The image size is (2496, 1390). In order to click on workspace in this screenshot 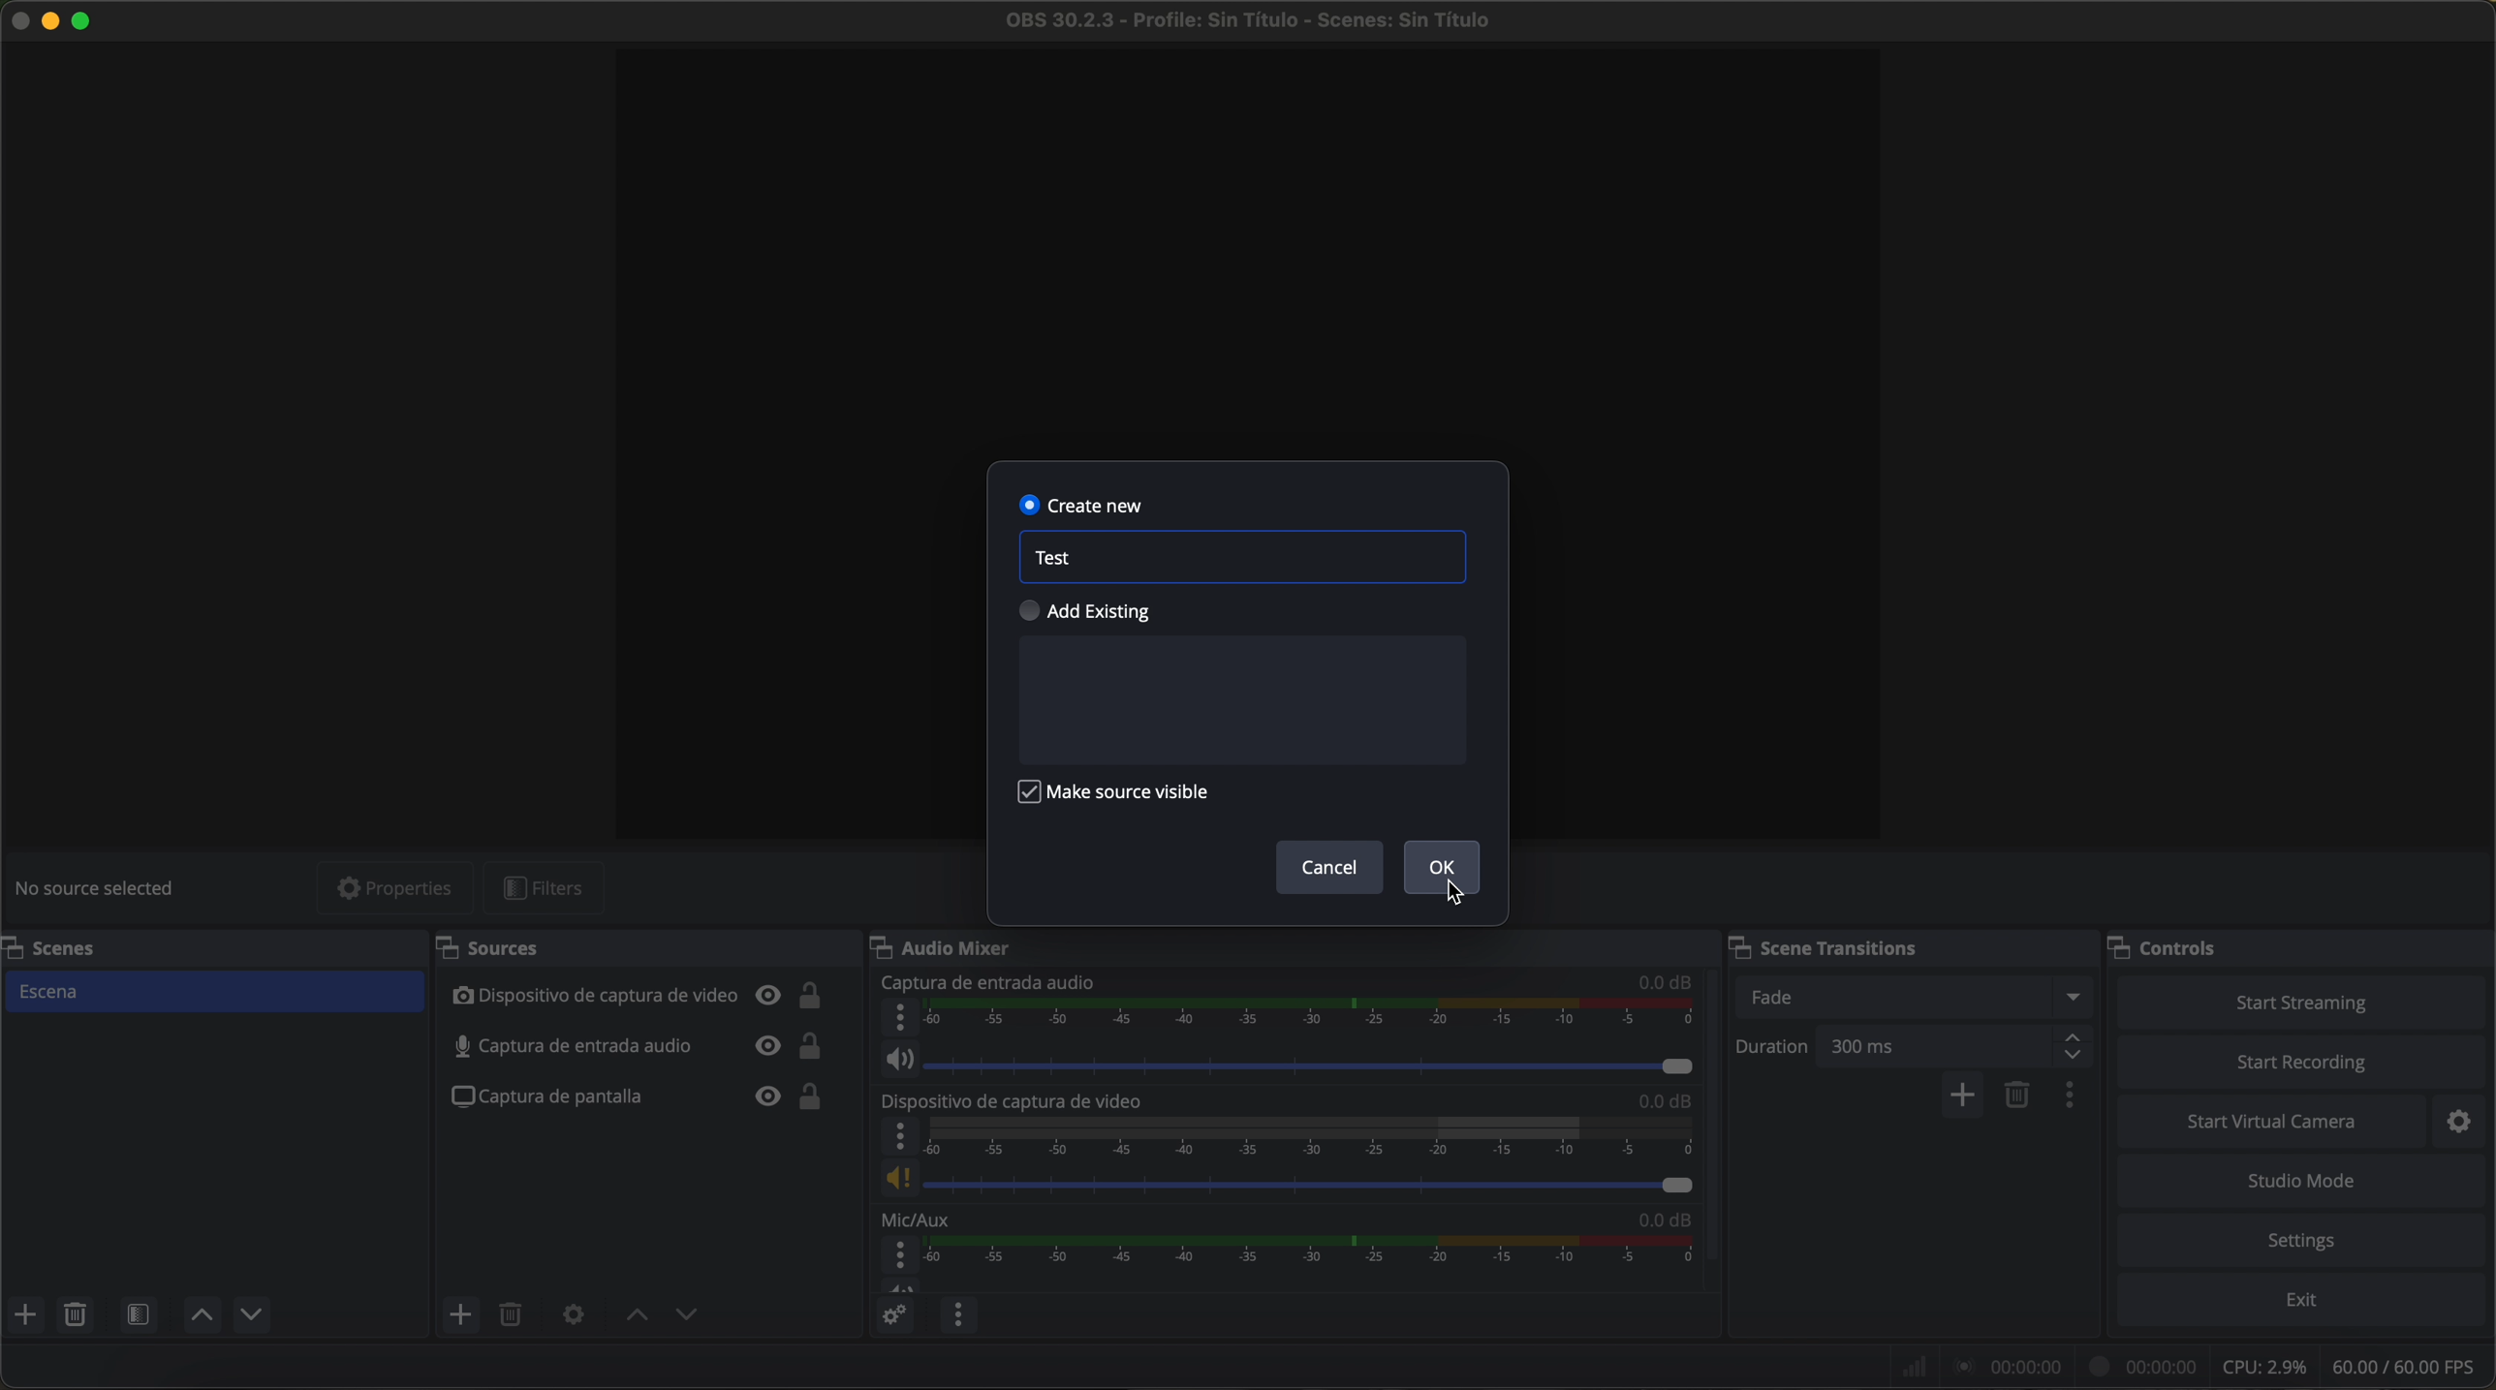, I will do `click(1246, 248)`.